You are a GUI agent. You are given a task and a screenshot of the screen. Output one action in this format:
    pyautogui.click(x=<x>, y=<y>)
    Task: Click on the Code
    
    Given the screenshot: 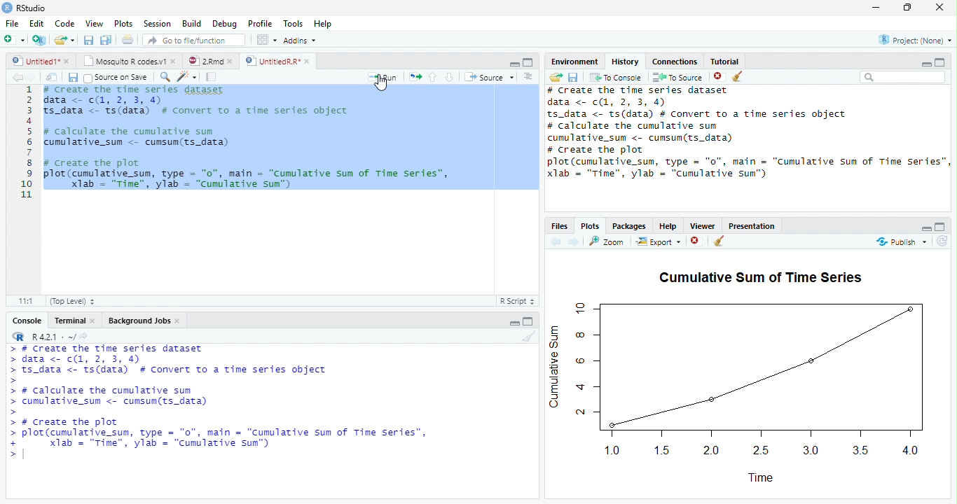 What is the action you would take?
    pyautogui.click(x=67, y=24)
    